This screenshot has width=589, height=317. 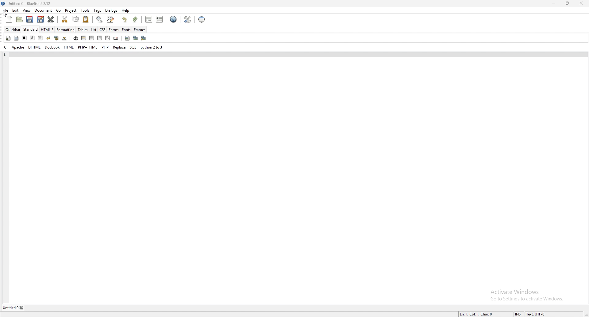 I want to click on php+html, so click(x=88, y=47).